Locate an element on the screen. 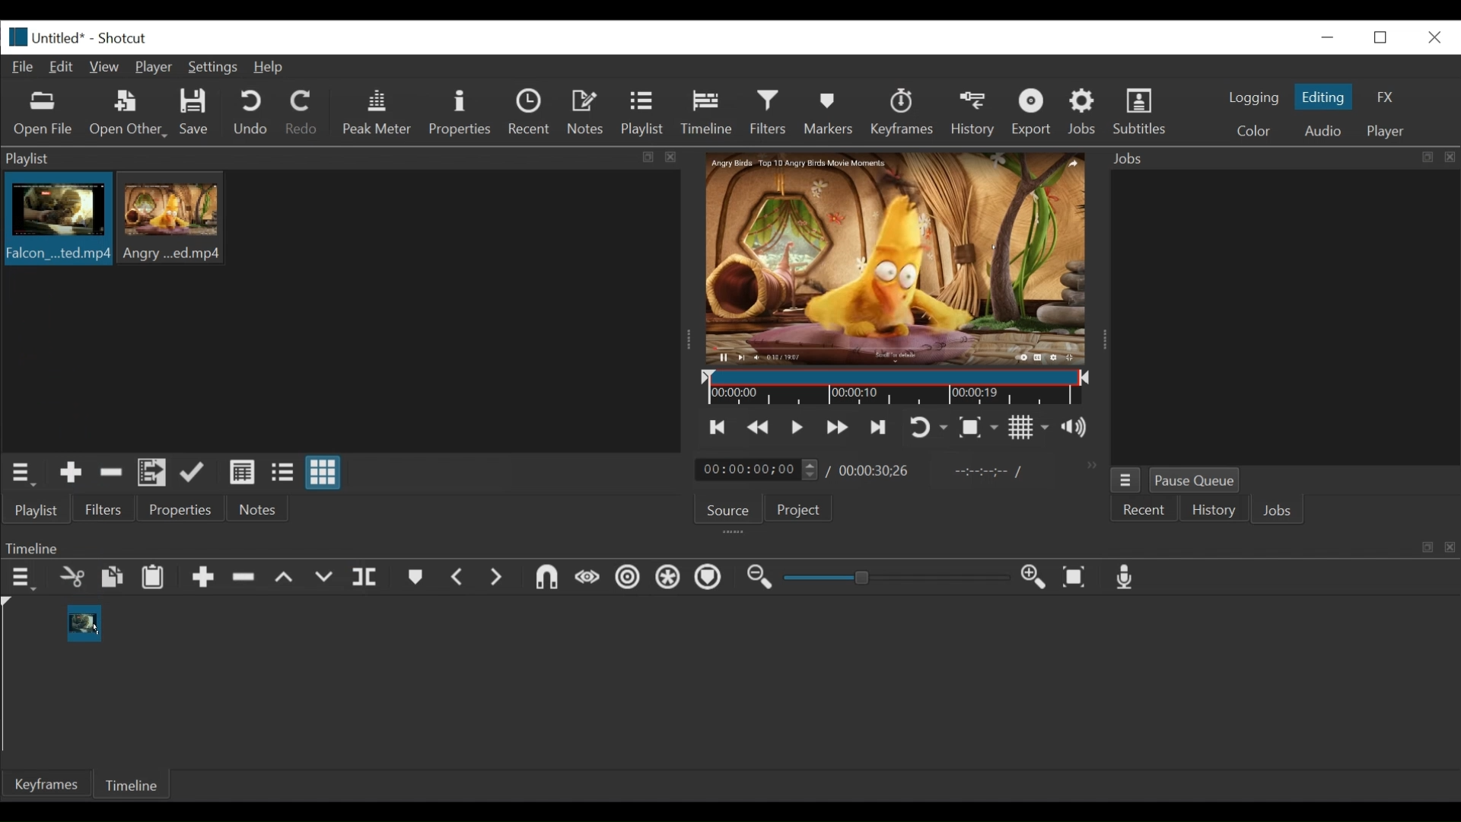  Notes is located at coordinates (588, 113).